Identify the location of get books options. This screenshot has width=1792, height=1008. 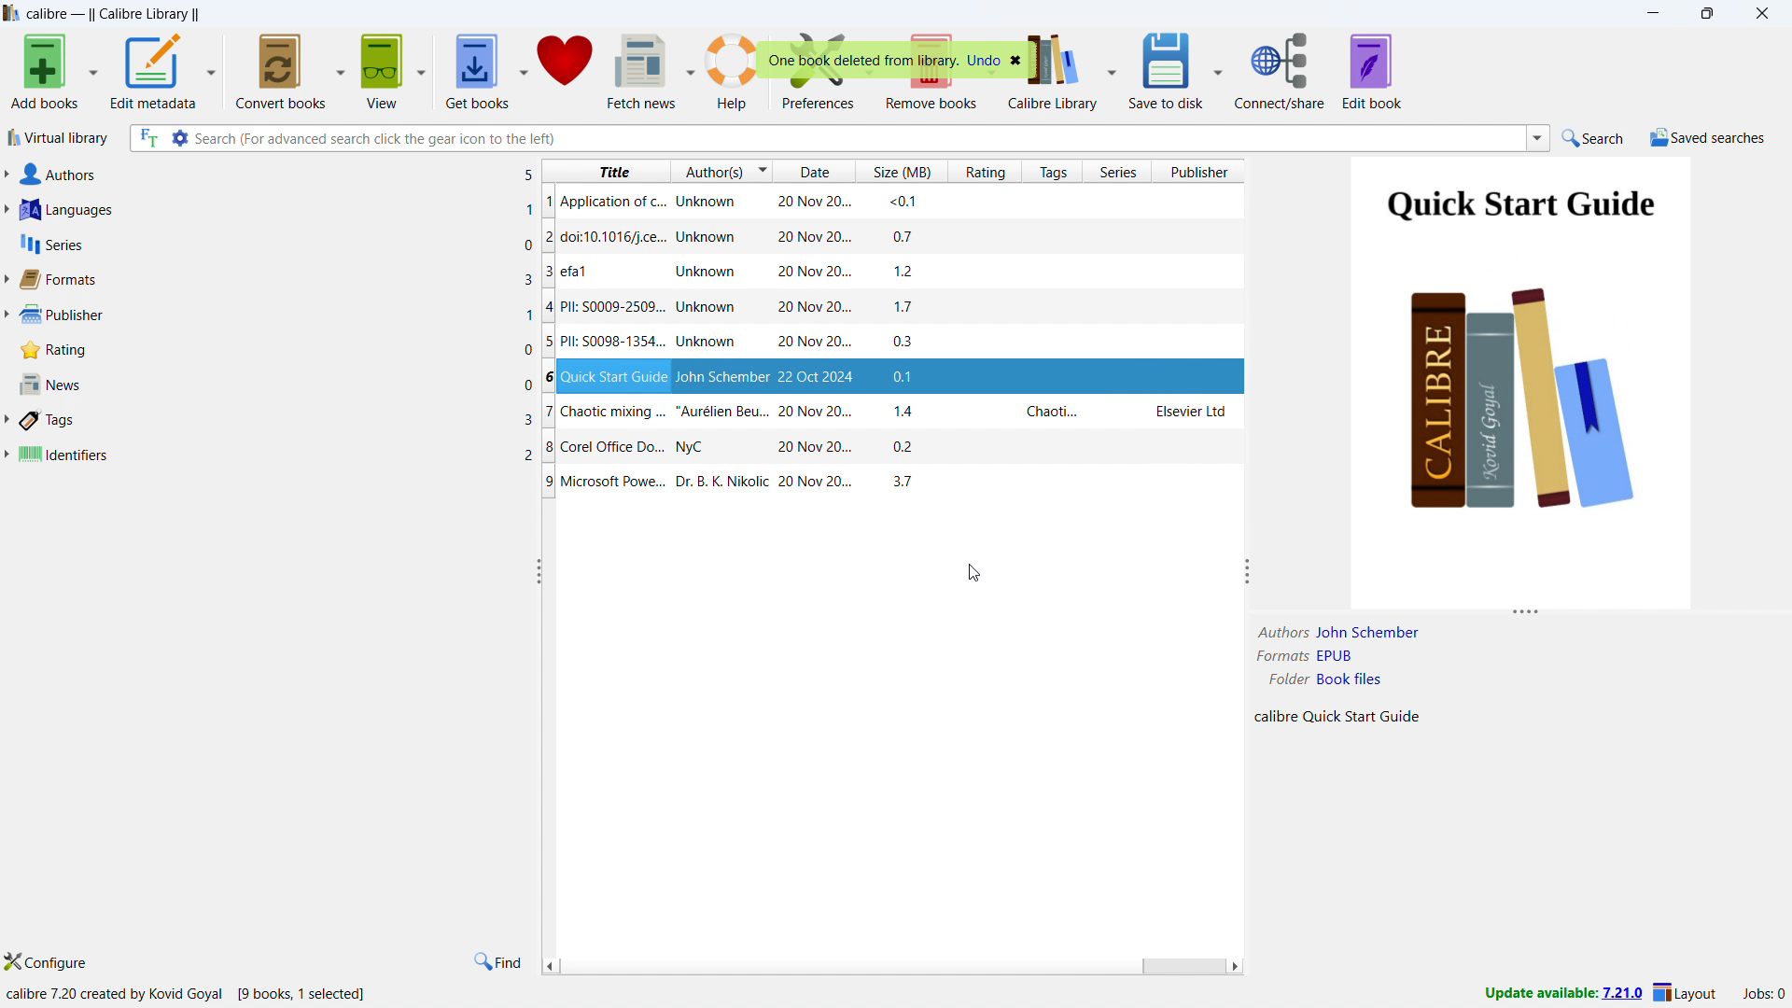
(522, 69).